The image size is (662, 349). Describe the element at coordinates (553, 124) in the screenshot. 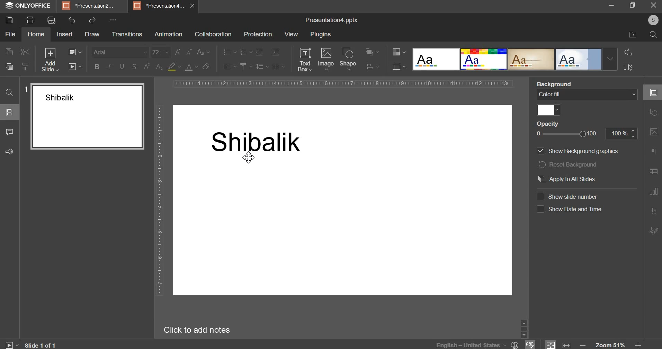

I see `opacity` at that location.